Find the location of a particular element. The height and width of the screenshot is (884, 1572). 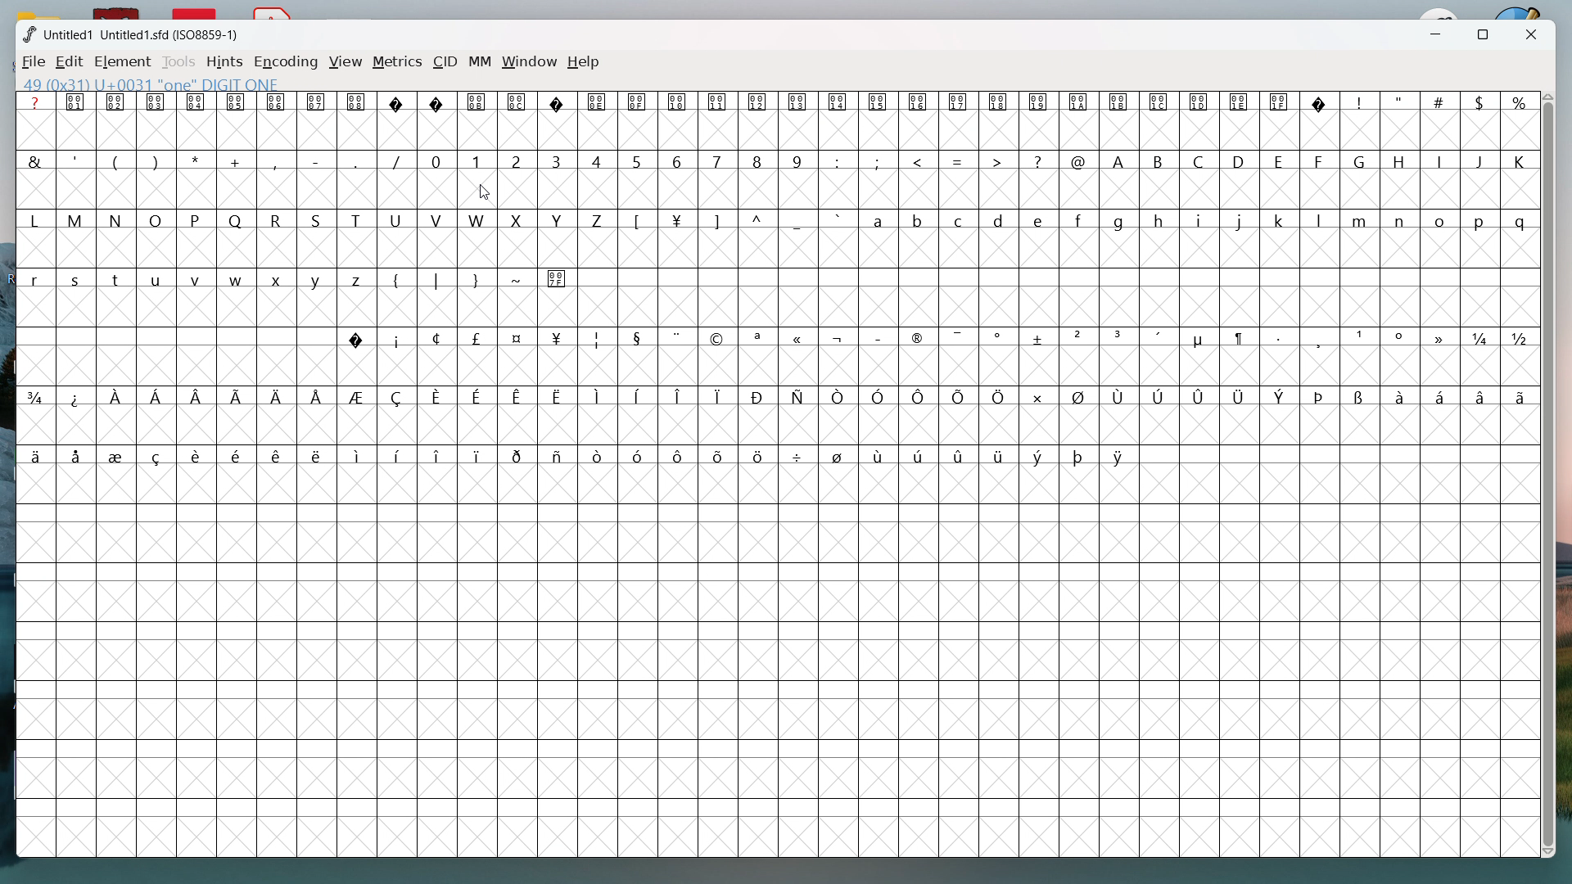

symbol is located at coordinates (1041, 456).